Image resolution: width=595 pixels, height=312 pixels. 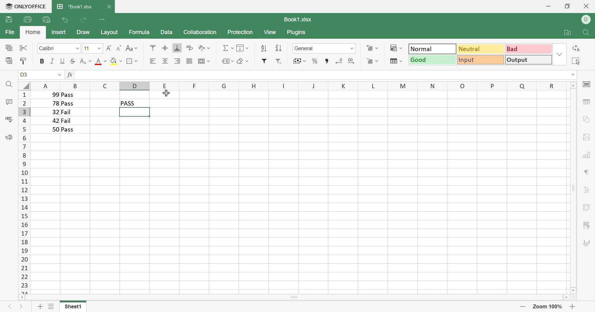 I want to click on Accounting style, so click(x=299, y=62).